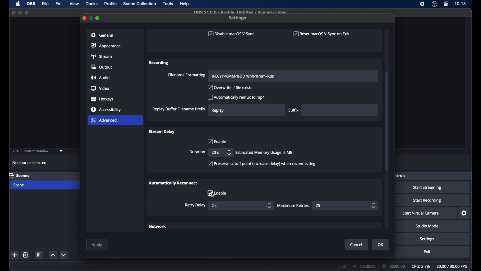 This screenshot has width=481, height=271. I want to click on scene collection, so click(140, 4).